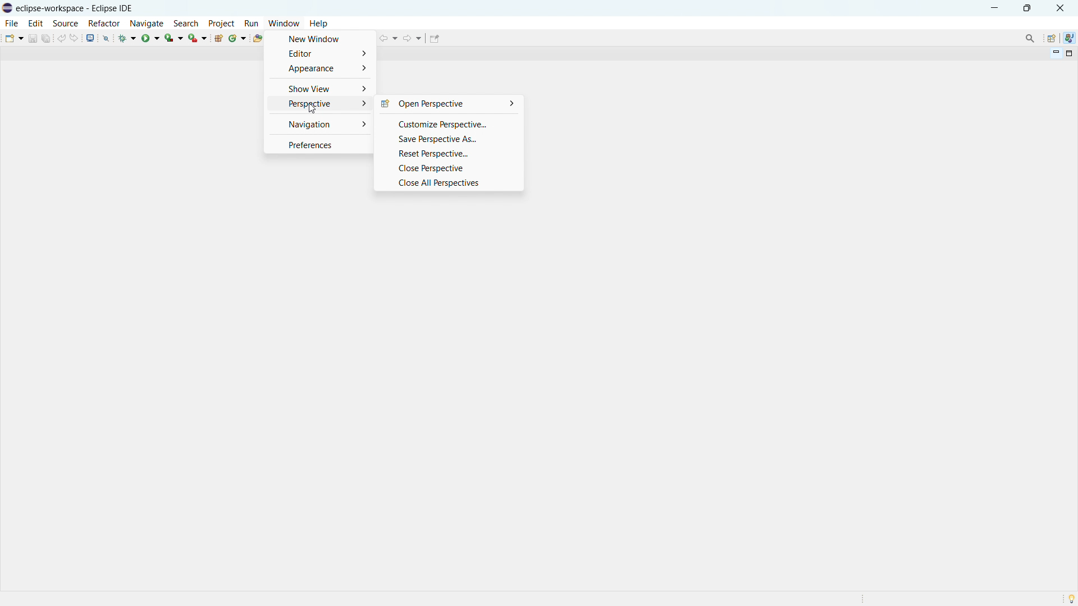  Describe the element at coordinates (13, 38) in the screenshot. I see `new` at that location.